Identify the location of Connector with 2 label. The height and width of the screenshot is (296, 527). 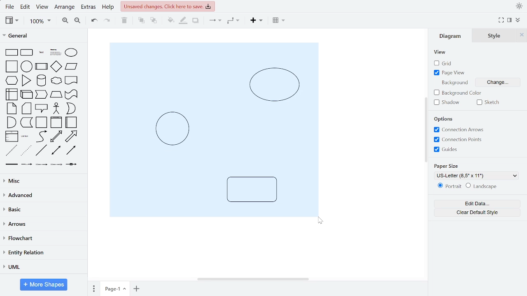
(42, 166).